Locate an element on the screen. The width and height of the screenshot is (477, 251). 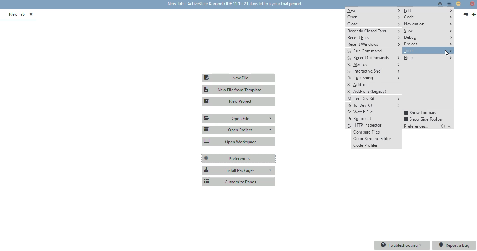
open workspace is located at coordinates (239, 141).